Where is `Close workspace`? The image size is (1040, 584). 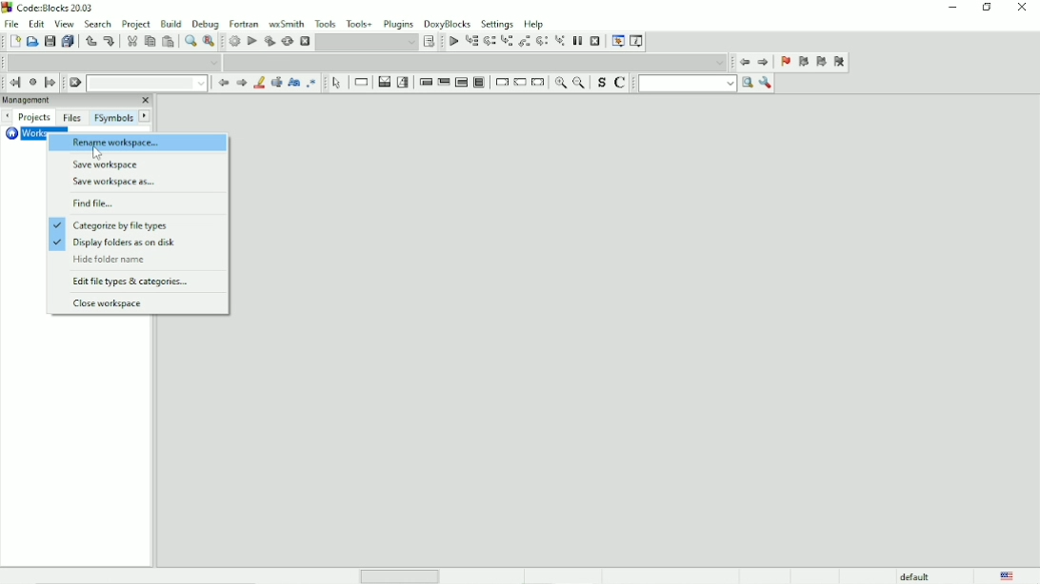
Close workspace is located at coordinates (112, 305).